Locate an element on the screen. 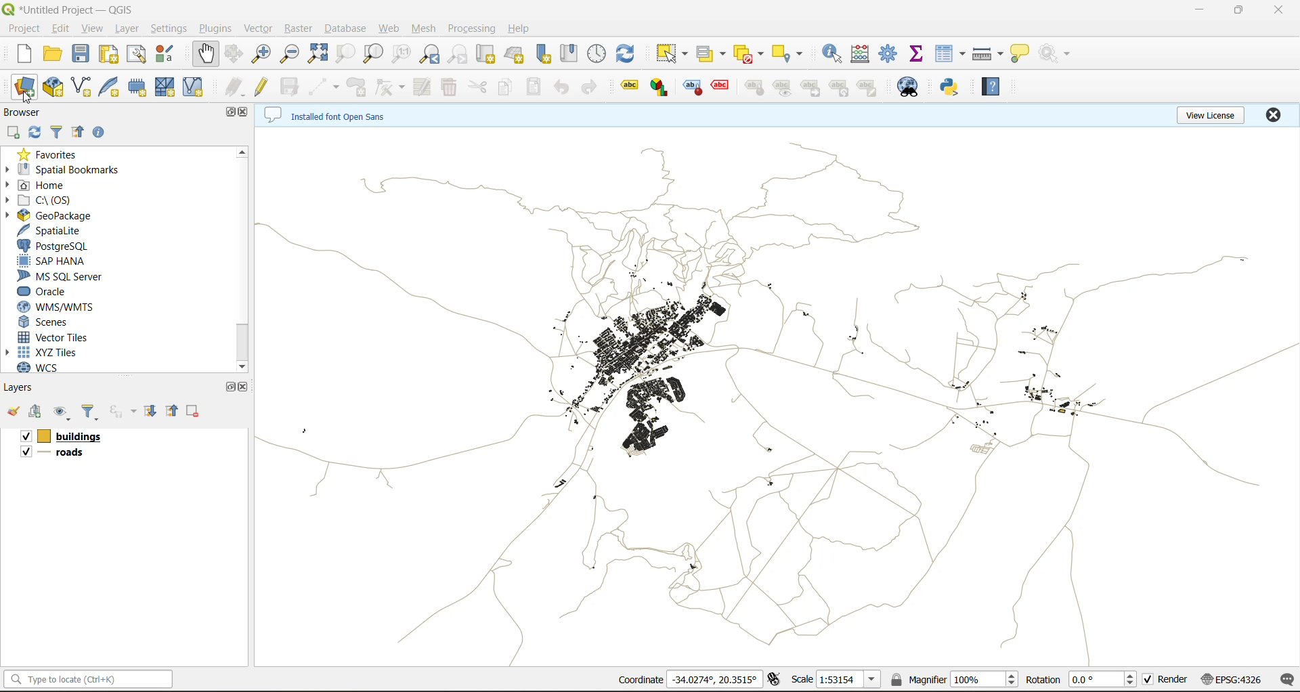 This screenshot has height=692, width=1300. new geopackage layer is located at coordinates (53, 88).